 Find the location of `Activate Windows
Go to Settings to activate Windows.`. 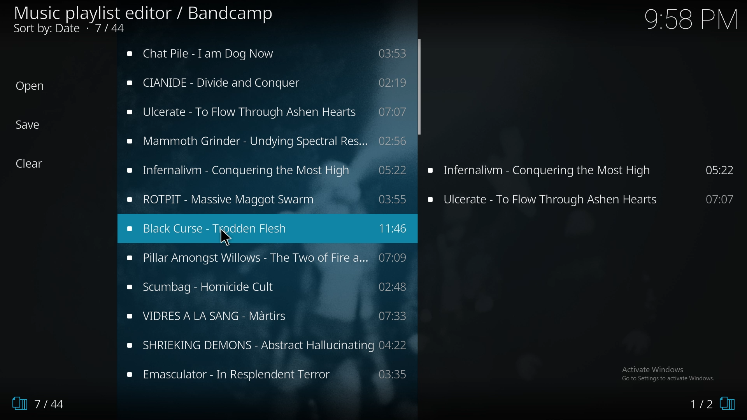

Activate Windows
Go to Settings to activate Windows. is located at coordinates (668, 373).